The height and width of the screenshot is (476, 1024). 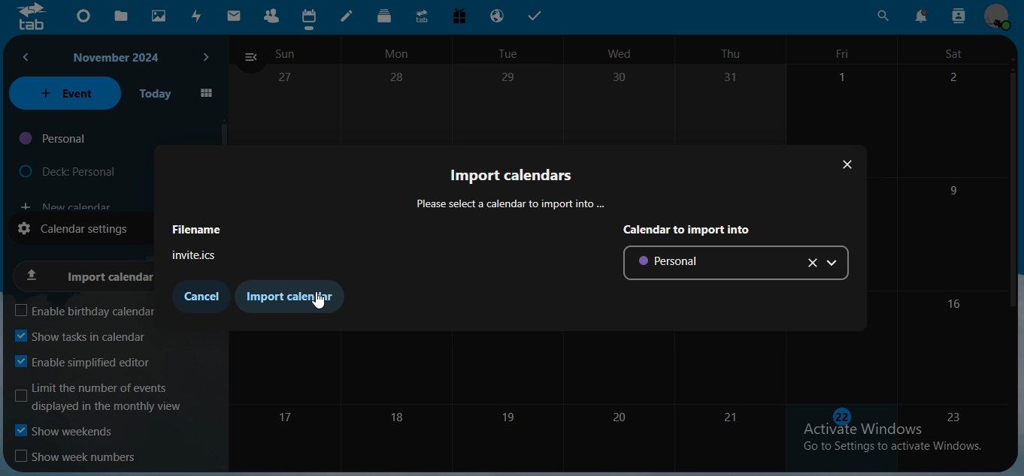 What do you see at coordinates (318, 305) in the screenshot?
I see `cursor` at bounding box center [318, 305].